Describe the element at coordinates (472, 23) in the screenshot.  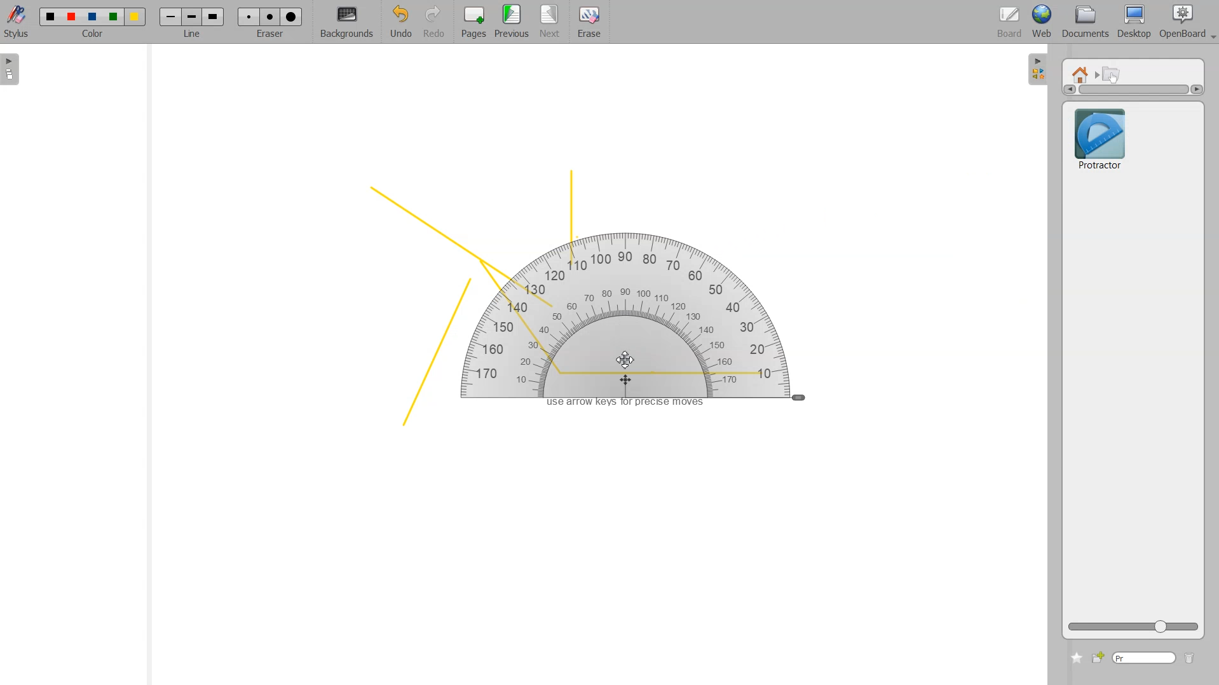
I see `Pages` at that location.